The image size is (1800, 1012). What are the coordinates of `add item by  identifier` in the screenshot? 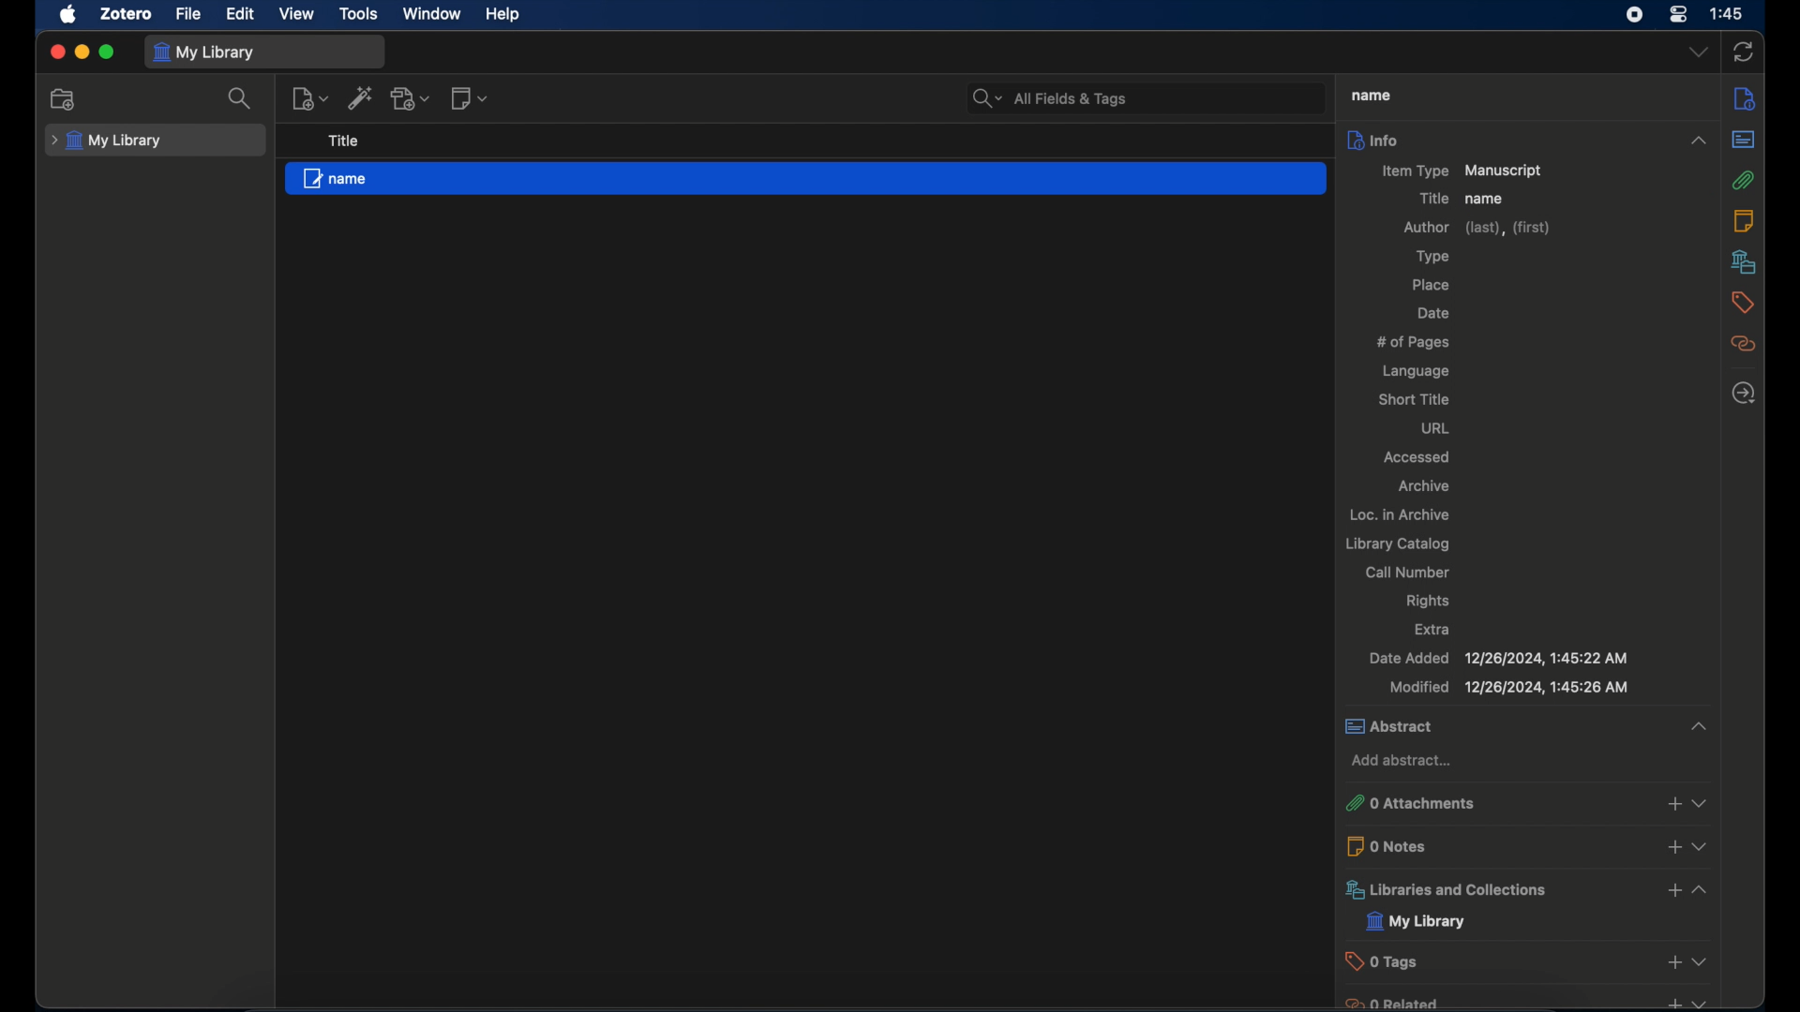 It's located at (361, 97).